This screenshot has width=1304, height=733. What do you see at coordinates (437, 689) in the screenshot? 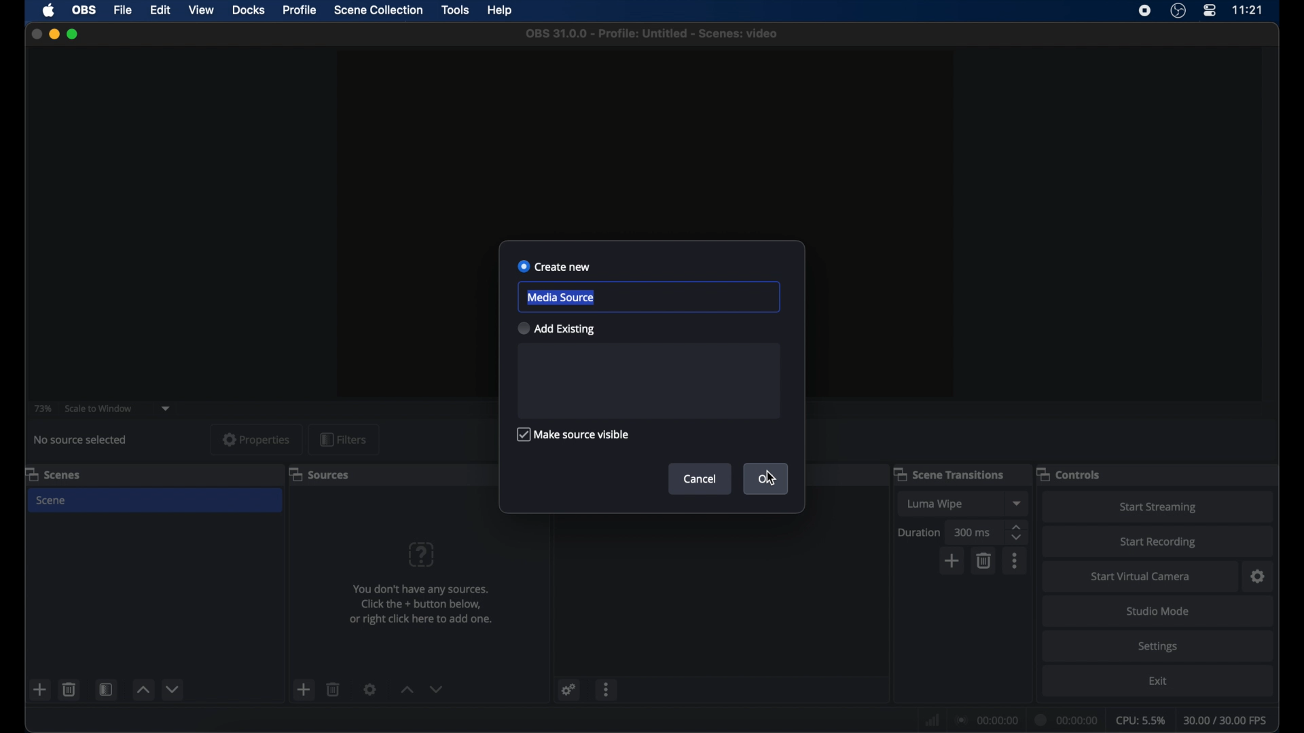
I see `dropdown` at bounding box center [437, 689].